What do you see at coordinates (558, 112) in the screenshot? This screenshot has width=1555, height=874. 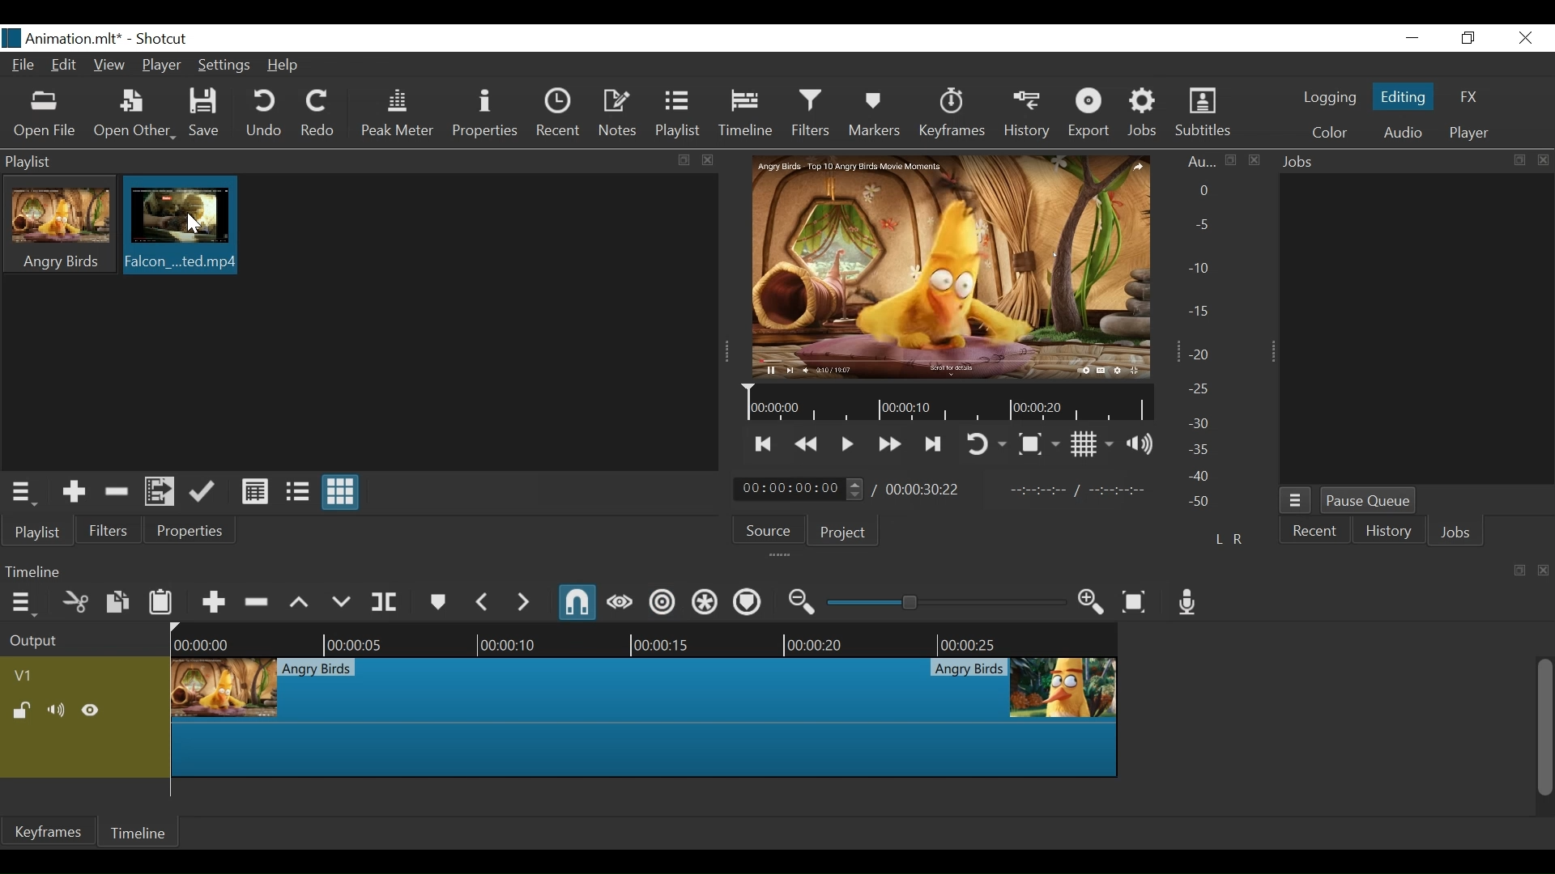 I see `Recent` at bounding box center [558, 112].